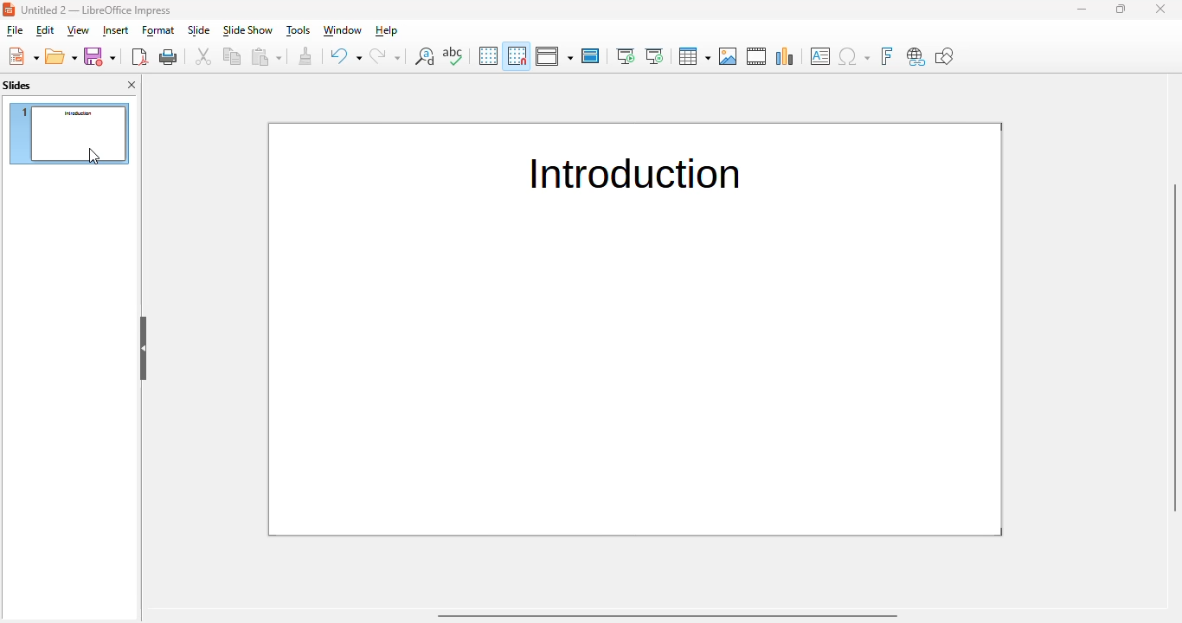 The width and height of the screenshot is (1182, 623). I want to click on format, so click(159, 30).